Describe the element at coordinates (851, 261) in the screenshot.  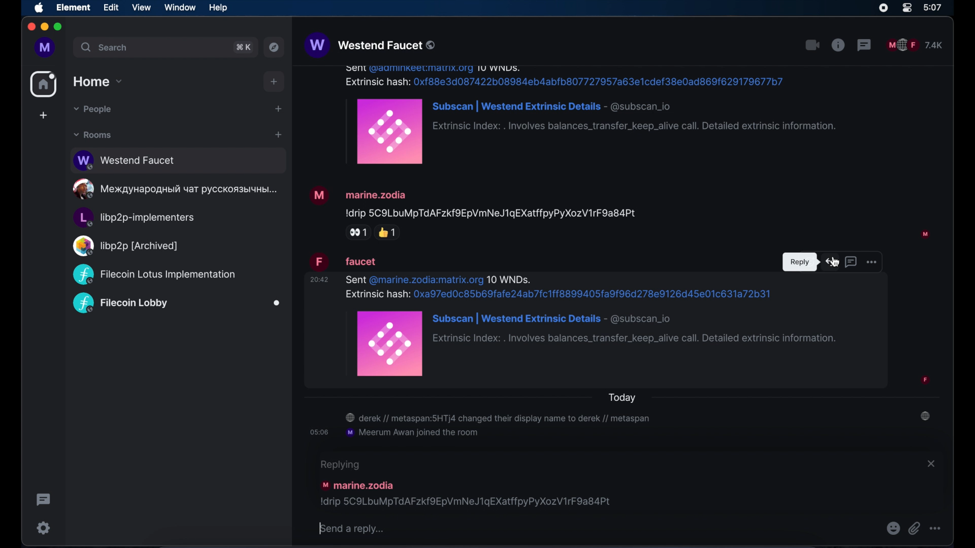
I see `reply in thread` at that location.